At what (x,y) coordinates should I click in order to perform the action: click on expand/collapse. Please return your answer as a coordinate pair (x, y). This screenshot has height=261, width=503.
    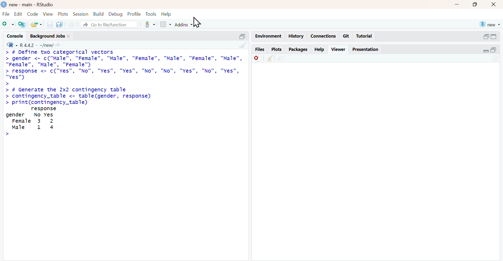
    Looking at the image, I should click on (494, 37).